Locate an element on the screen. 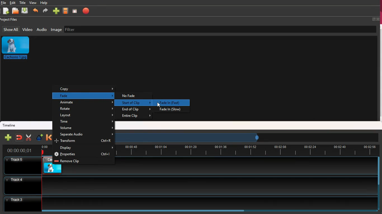 The image size is (382, 214). title is located at coordinates (23, 2).